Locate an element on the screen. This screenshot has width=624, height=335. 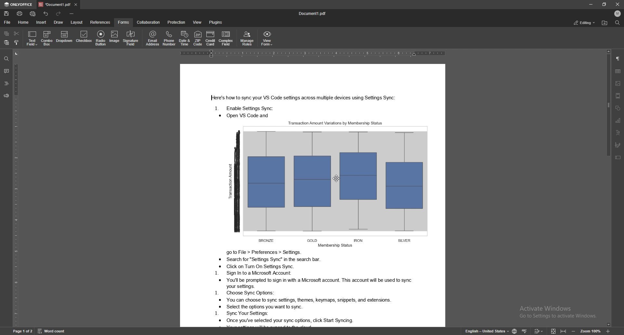
headings is located at coordinates (6, 84).